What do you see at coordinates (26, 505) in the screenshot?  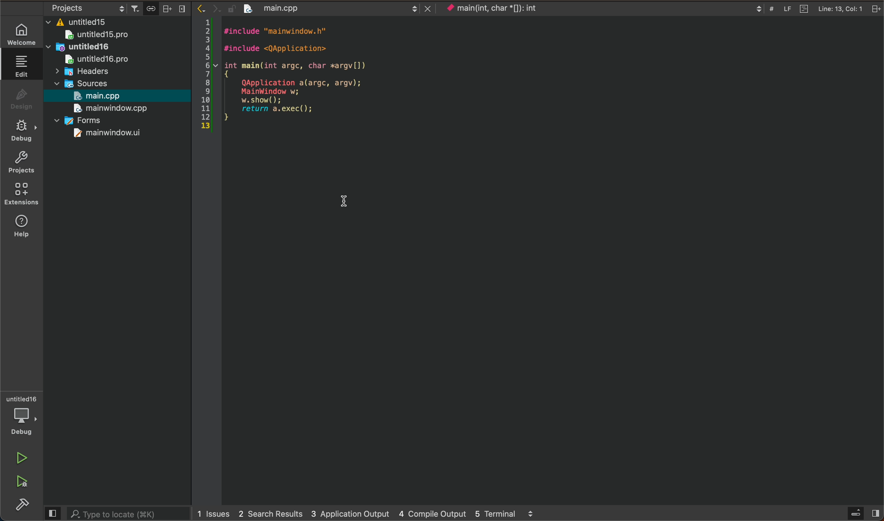 I see `build` at bounding box center [26, 505].